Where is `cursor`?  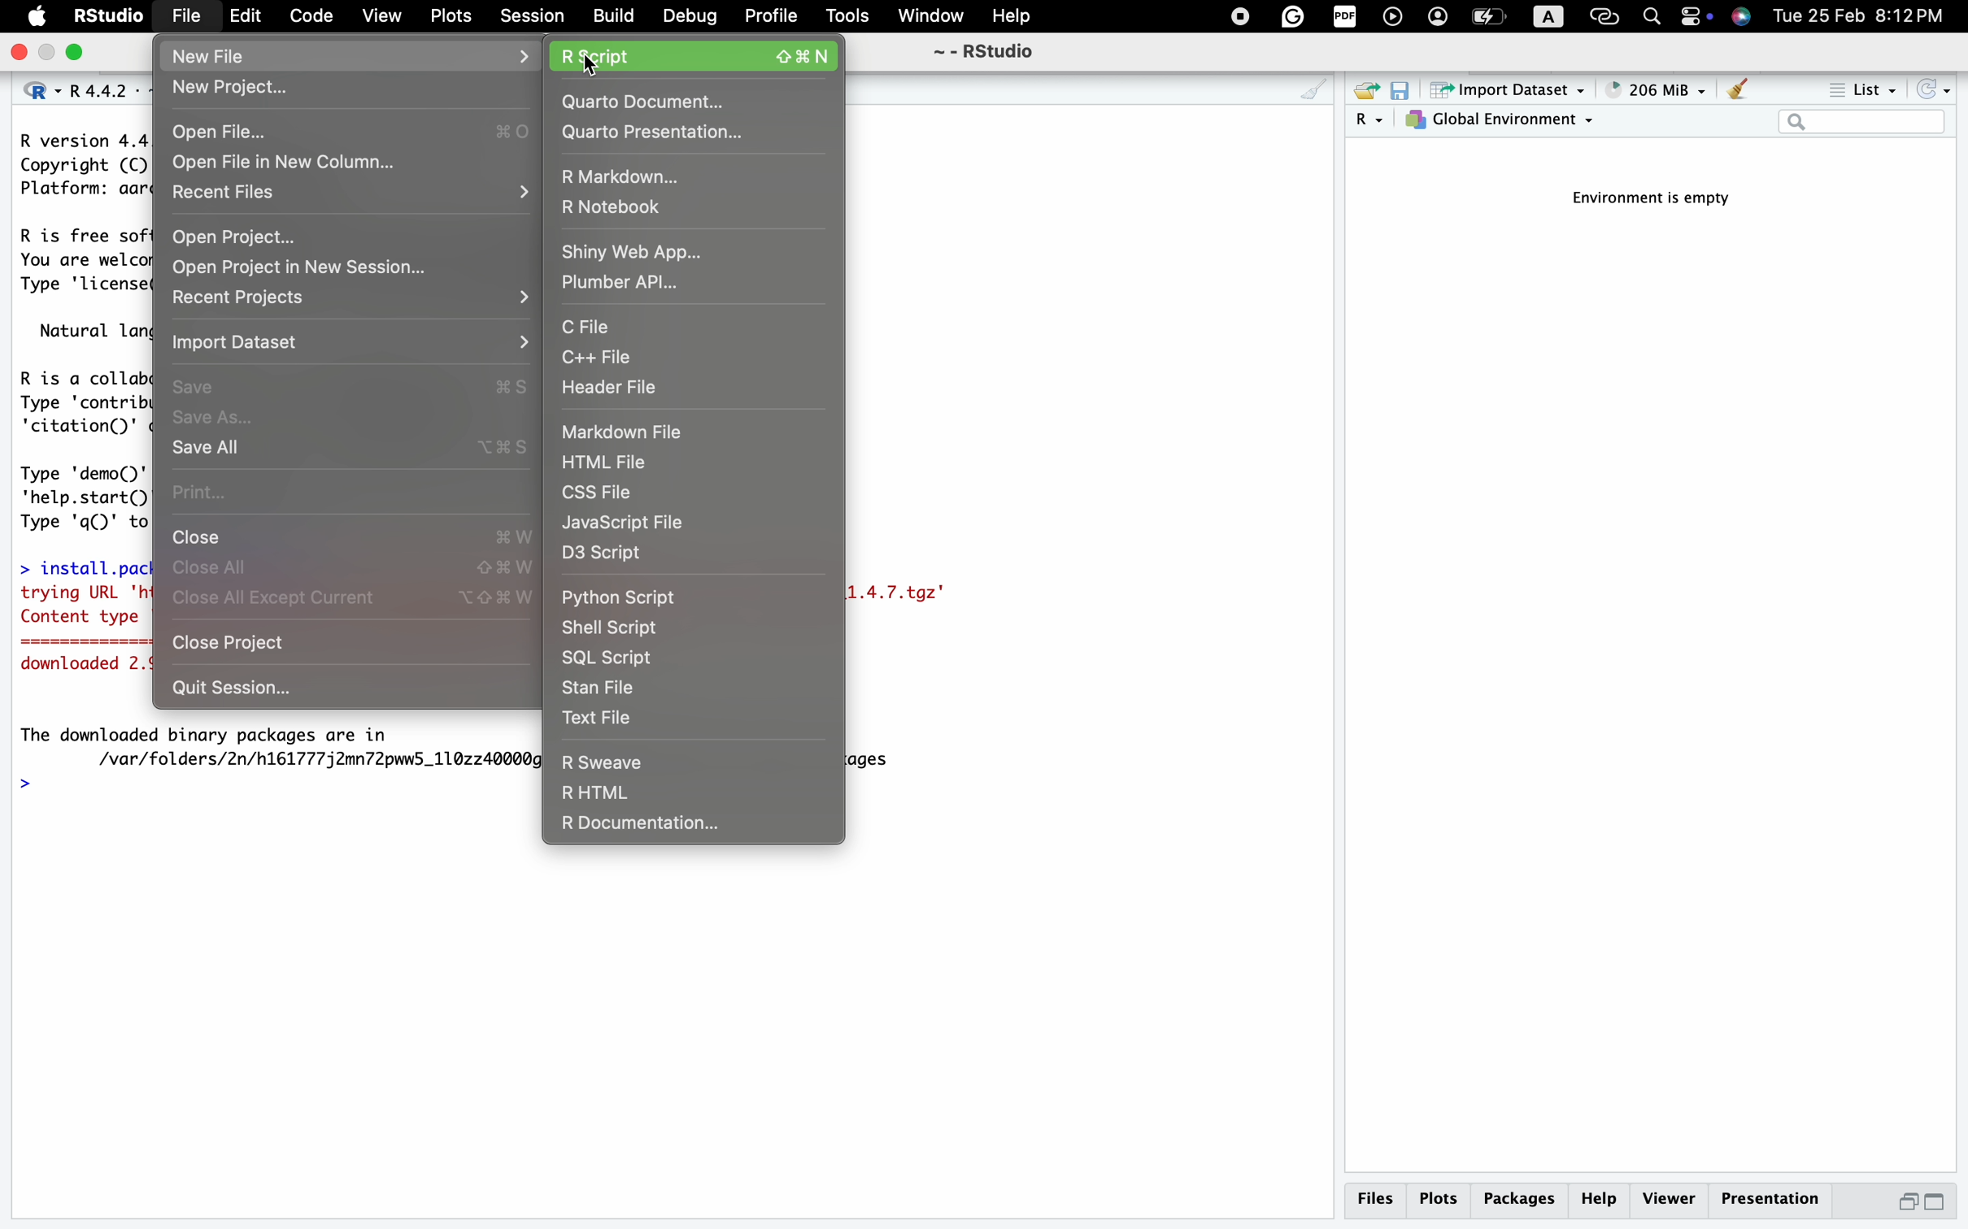 cursor is located at coordinates (592, 67).